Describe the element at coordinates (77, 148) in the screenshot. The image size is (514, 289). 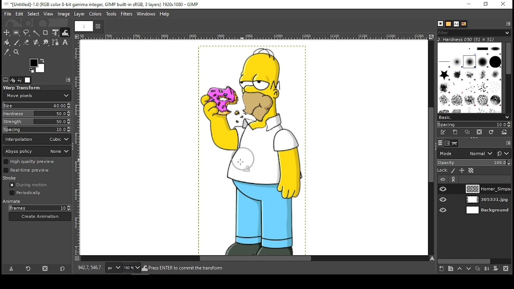
I see `vertical scale` at that location.